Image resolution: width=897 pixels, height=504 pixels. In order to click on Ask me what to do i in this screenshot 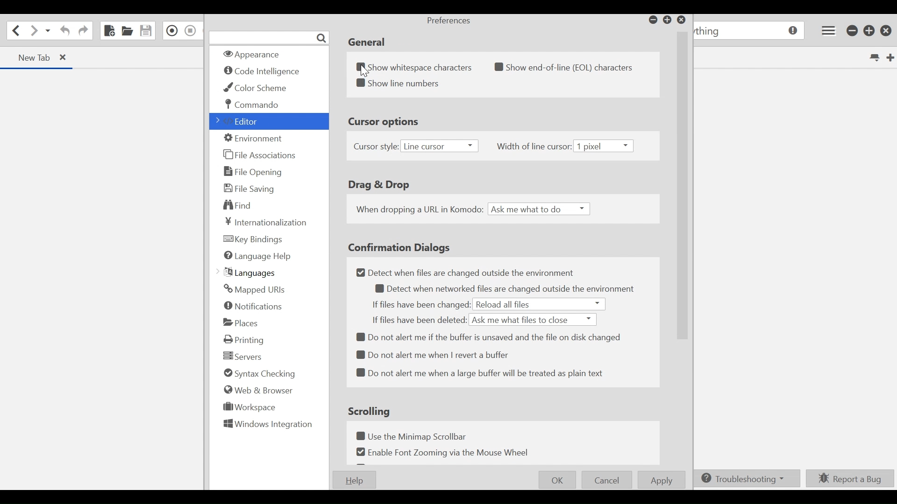, I will do `click(539, 209)`.